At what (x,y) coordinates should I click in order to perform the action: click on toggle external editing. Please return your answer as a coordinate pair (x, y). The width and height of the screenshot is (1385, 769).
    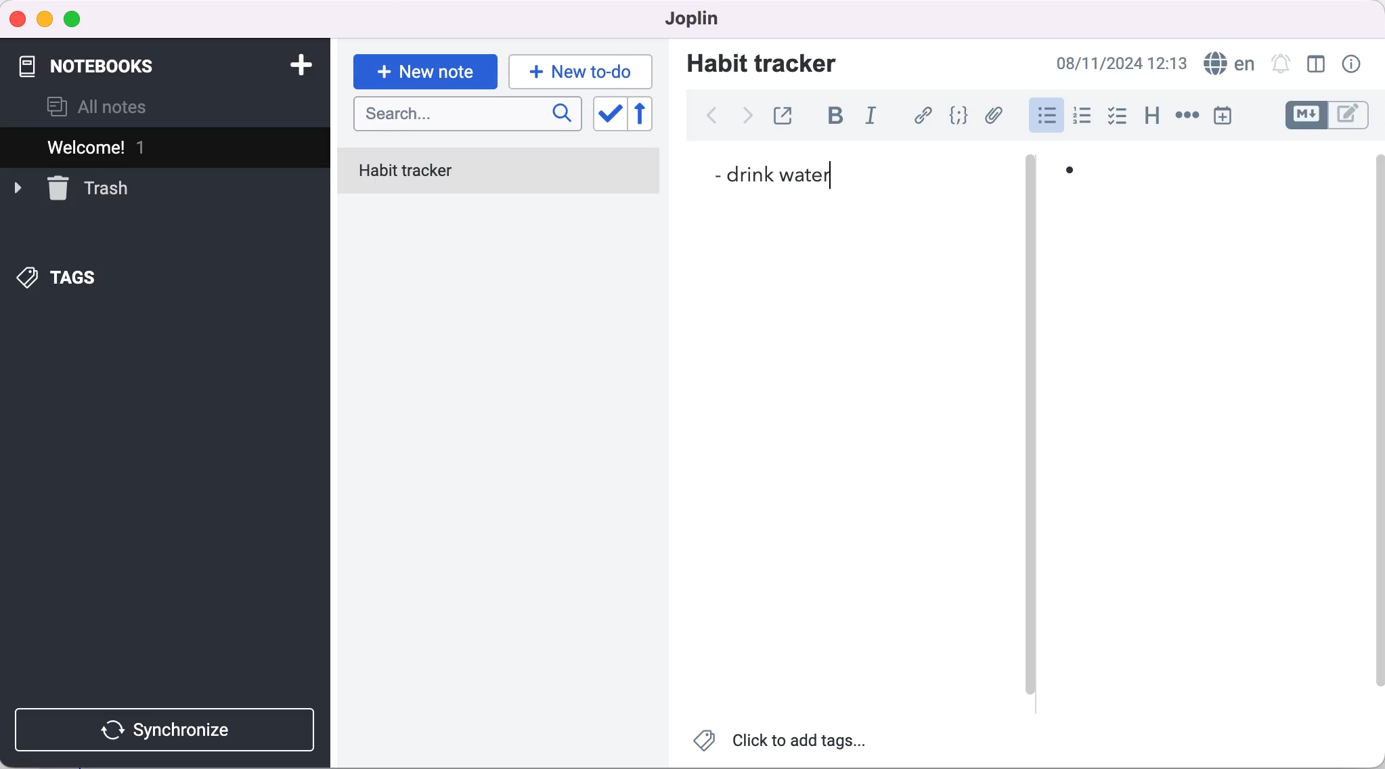
    Looking at the image, I should click on (787, 114).